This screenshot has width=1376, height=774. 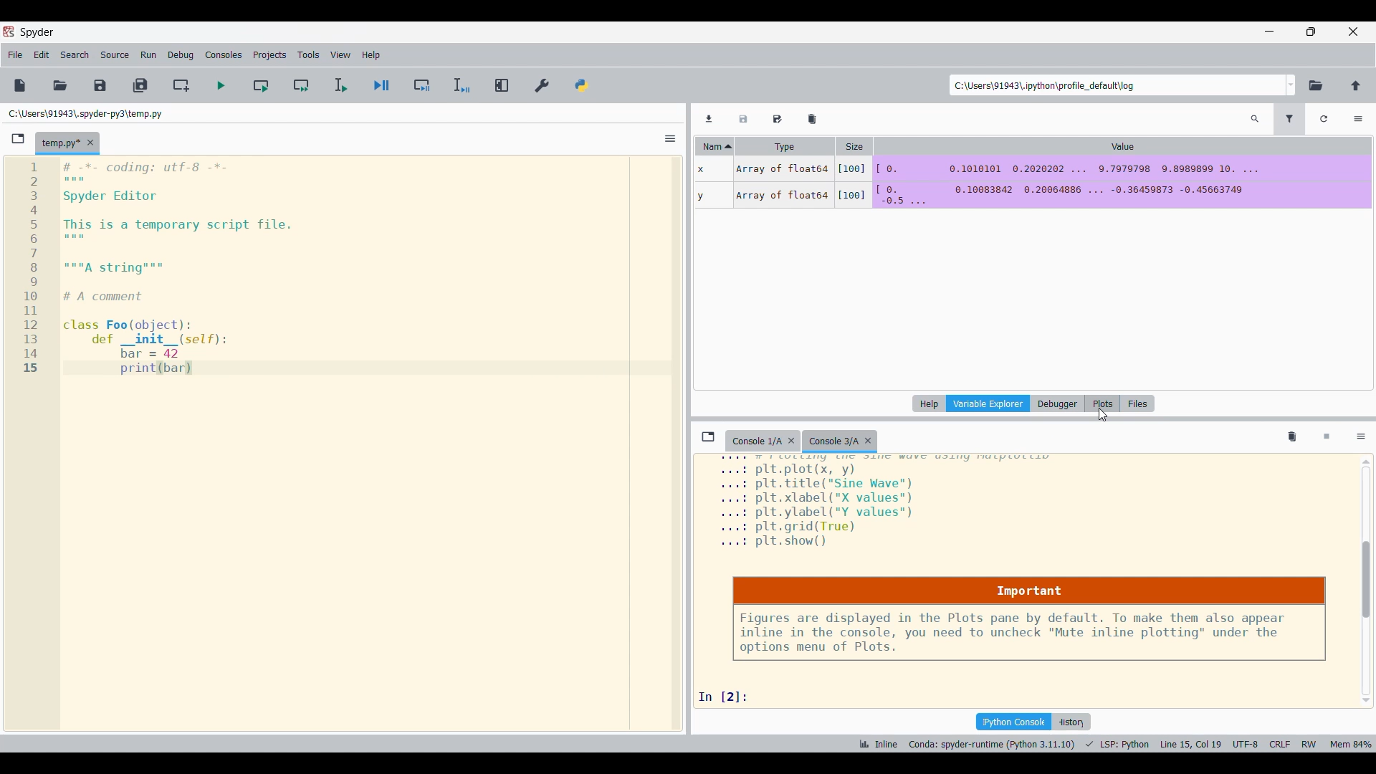 I want to click on CRLF, so click(x=1279, y=742).